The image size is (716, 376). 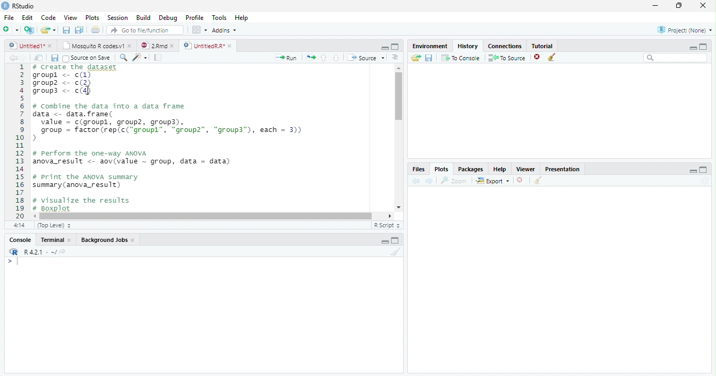 What do you see at coordinates (67, 30) in the screenshot?
I see `Save` at bounding box center [67, 30].